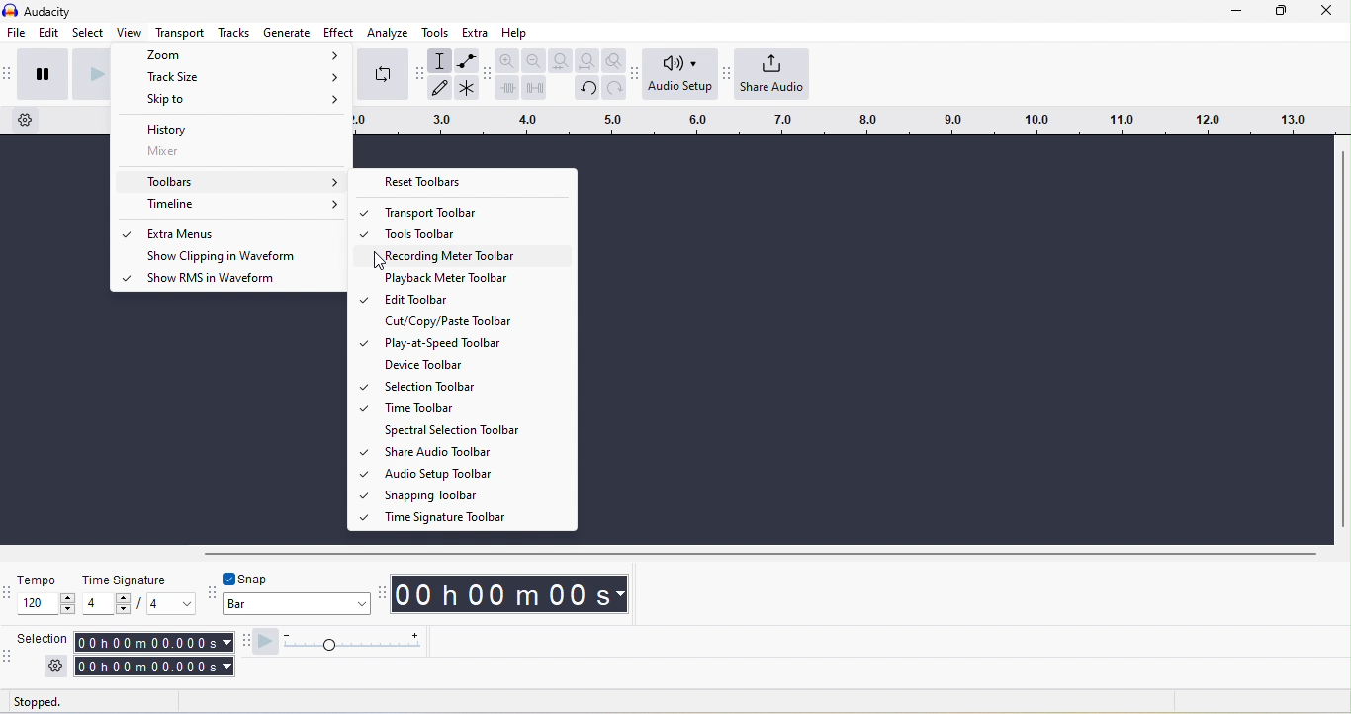  Describe the element at coordinates (419, 73) in the screenshot. I see `audacity tools toolbar` at that location.